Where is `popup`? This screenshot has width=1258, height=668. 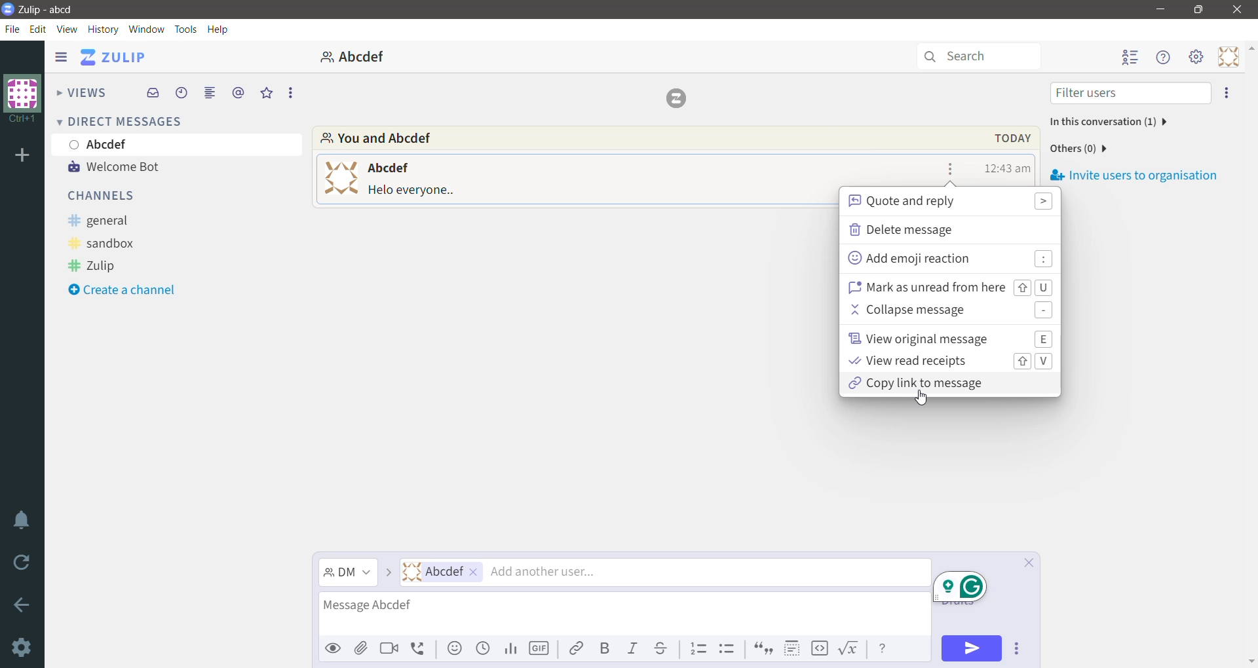
popup is located at coordinates (957, 586).